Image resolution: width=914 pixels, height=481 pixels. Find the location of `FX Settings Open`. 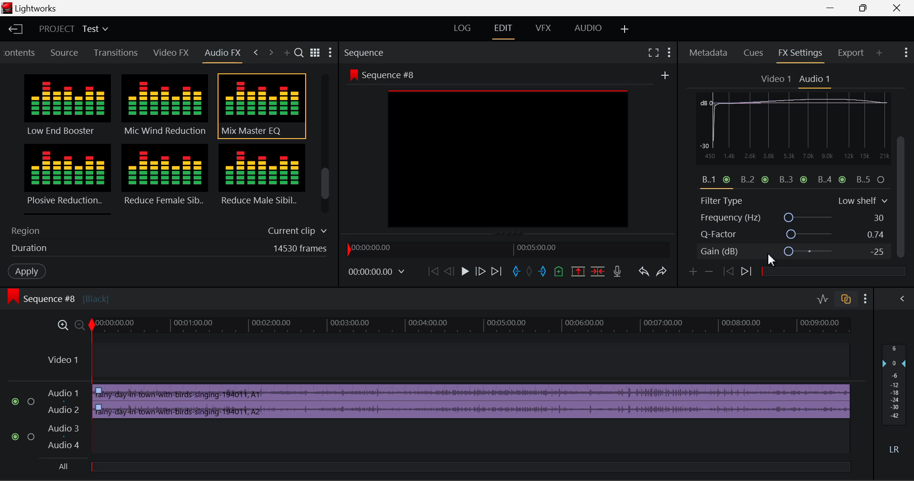

FX Settings Open is located at coordinates (801, 55).